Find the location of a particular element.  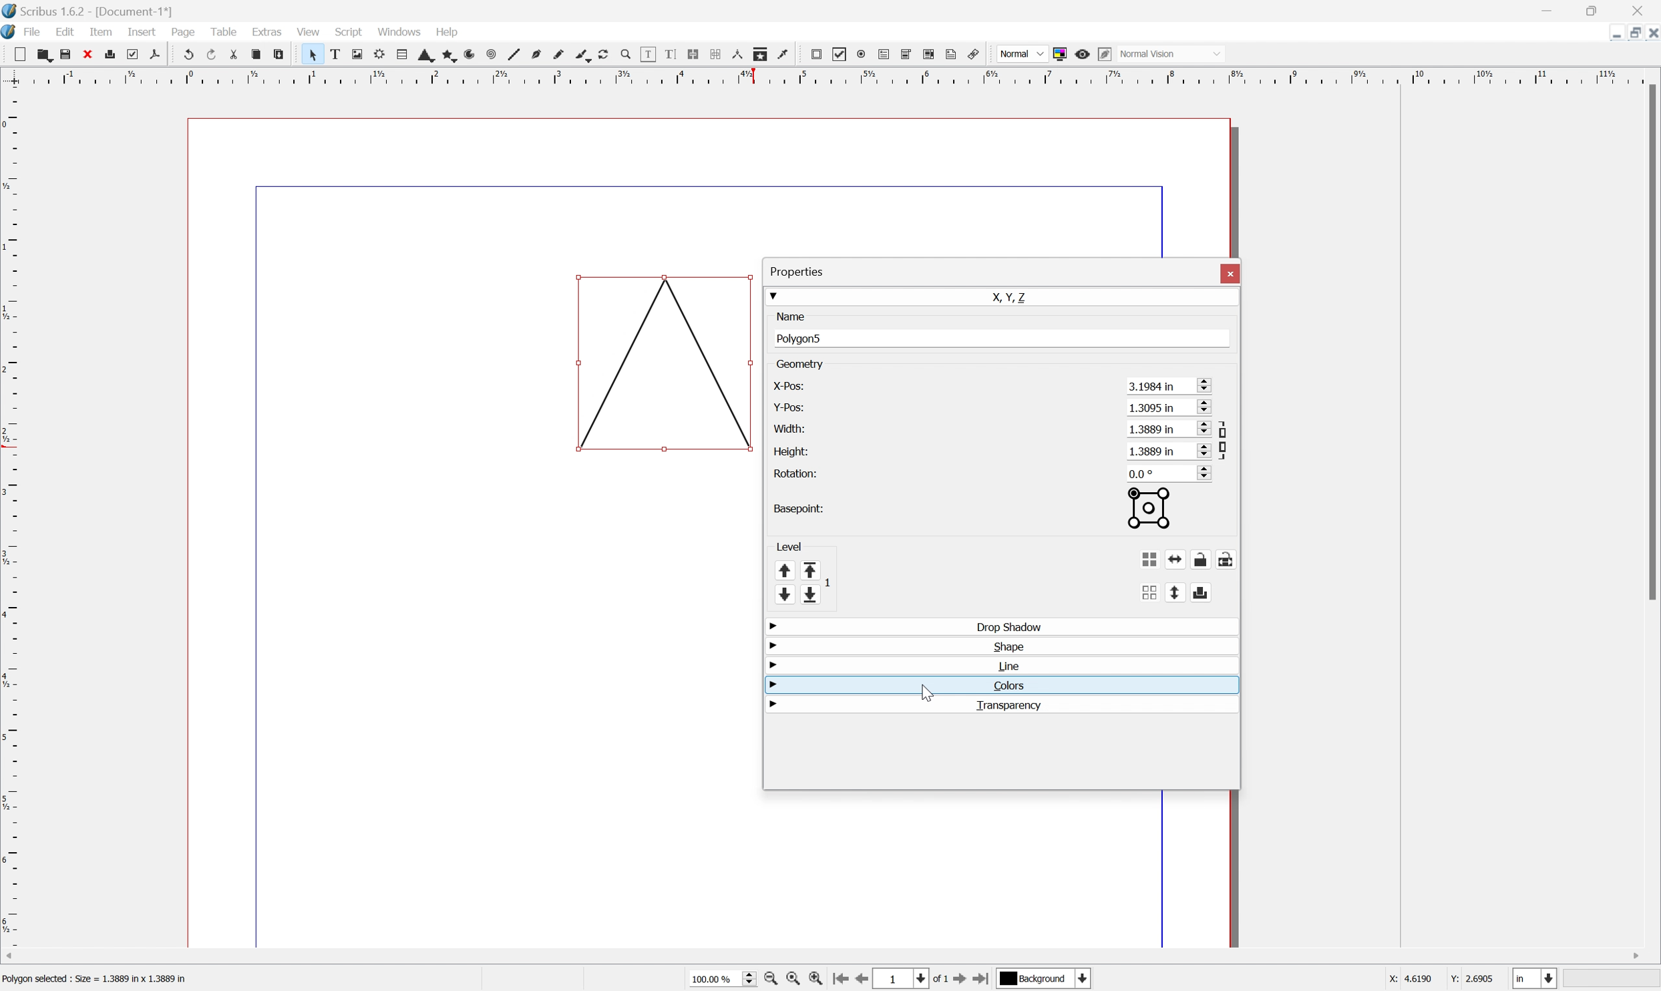

Flip horizontally is located at coordinates (1176, 560).